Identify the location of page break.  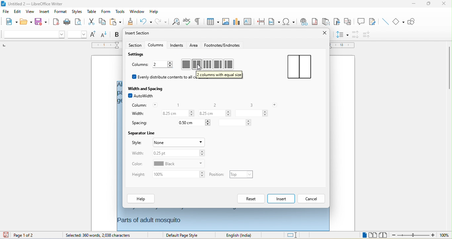
(260, 21).